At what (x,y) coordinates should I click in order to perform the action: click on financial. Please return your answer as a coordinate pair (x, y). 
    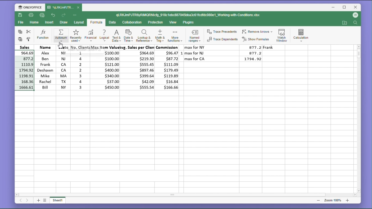
    Looking at the image, I should click on (90, 36).